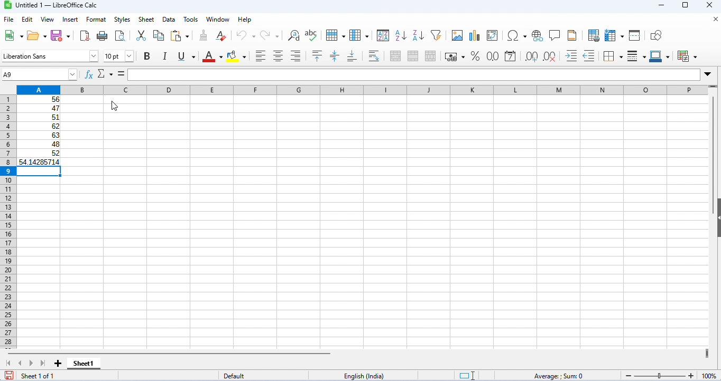 The height and width of the screenshot is (381, 721). Describe the element at coordinates (558, 376) in the screenshot. I see `formula` at that location.